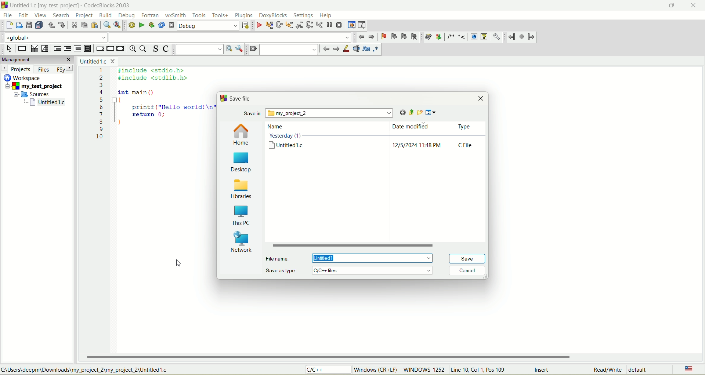 This screenshot has height=375, width=705. Describe the element at coordinates (361, 24) in the screenshot. I see `various info` at that location.